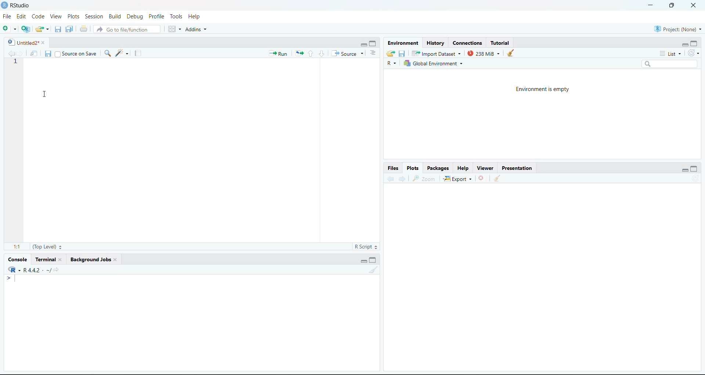 This screenshot has width=705, height=375. What do you see at coordinates (391, 54) in the screenshot?
I see `open folder` at bounding box center [391, 54].